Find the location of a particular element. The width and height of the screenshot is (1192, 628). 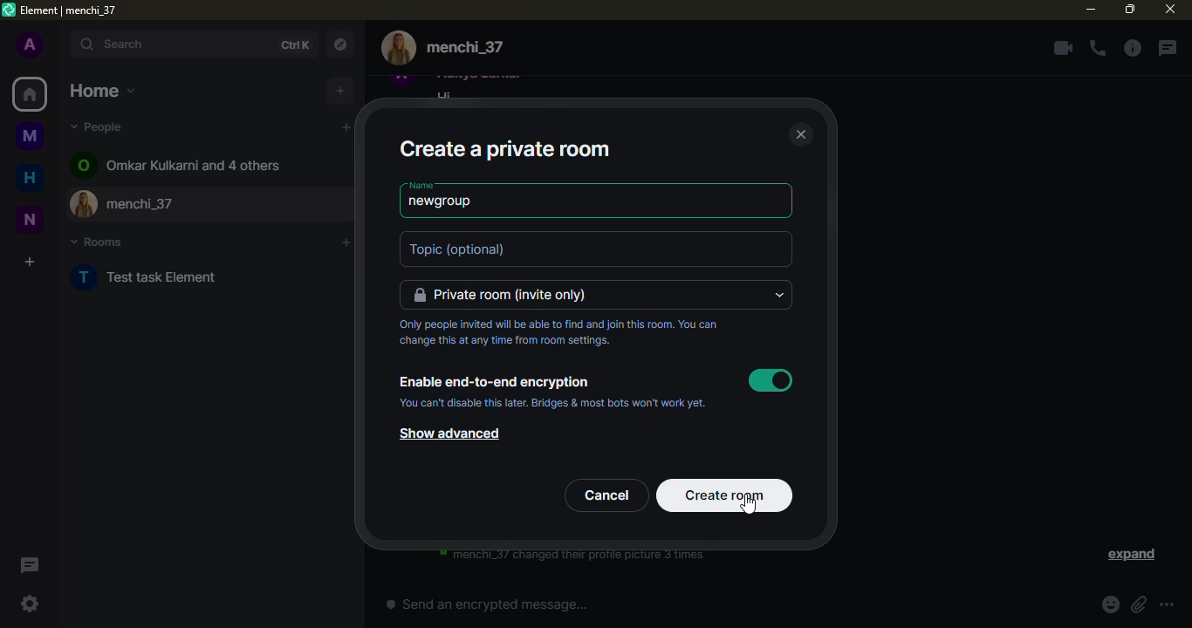

Profile initials is located at coordinates (83, 165).